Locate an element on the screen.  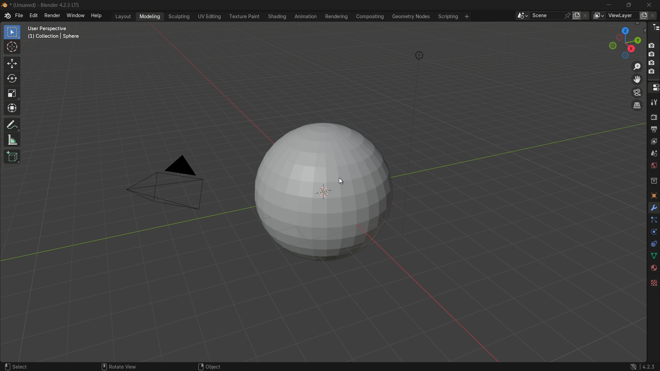
render is located at coordinates (653, 117).